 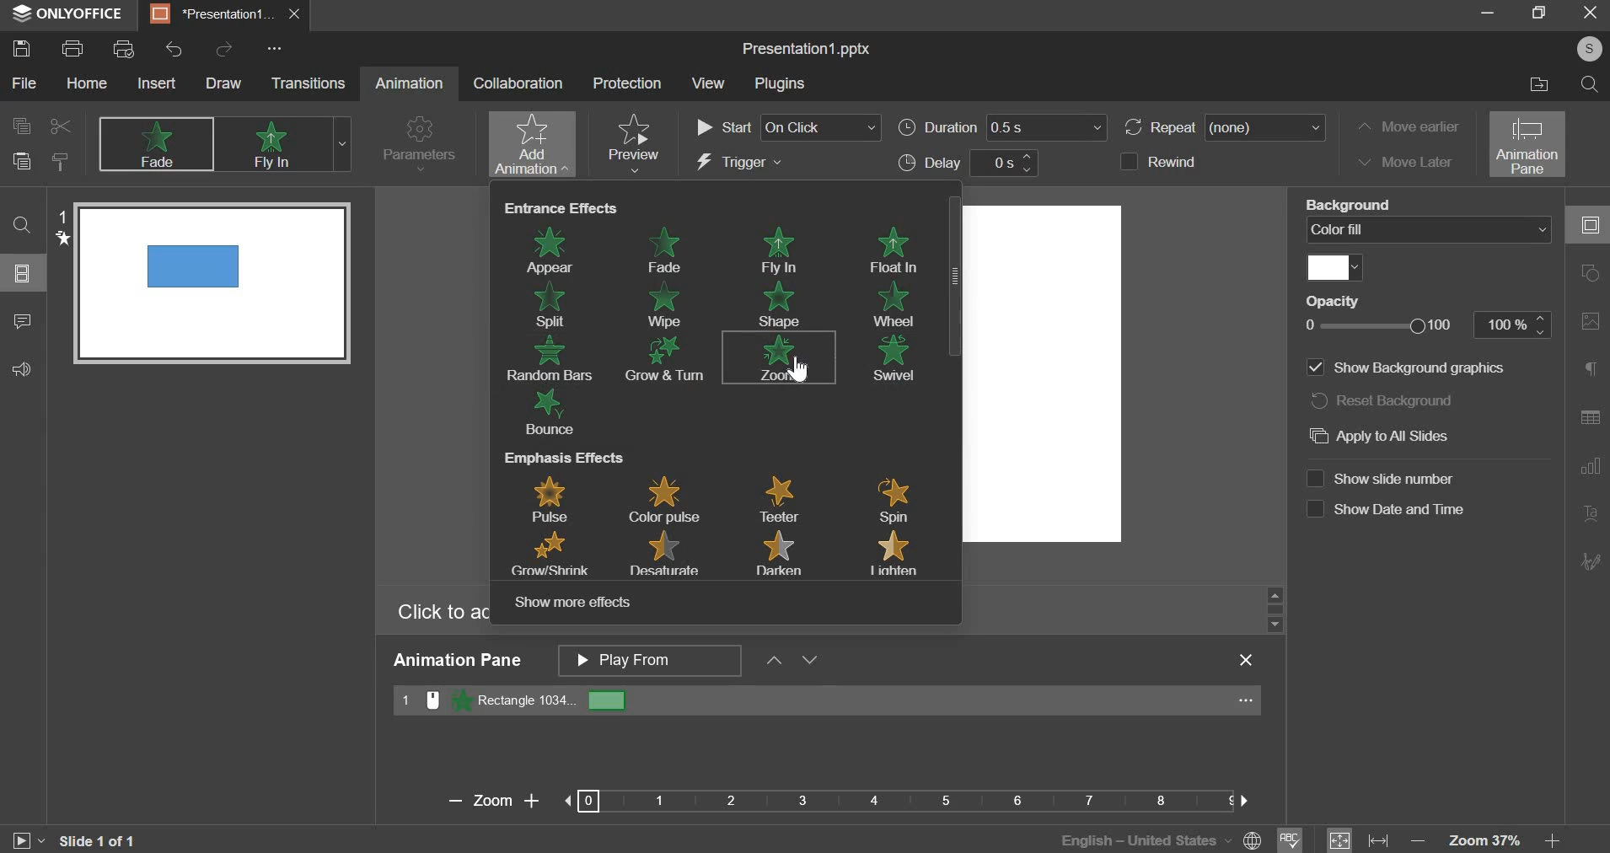 What do you see at coordinates (1591, 85) in the screenshot?
I see `find` at bounding box center [1591, 85].